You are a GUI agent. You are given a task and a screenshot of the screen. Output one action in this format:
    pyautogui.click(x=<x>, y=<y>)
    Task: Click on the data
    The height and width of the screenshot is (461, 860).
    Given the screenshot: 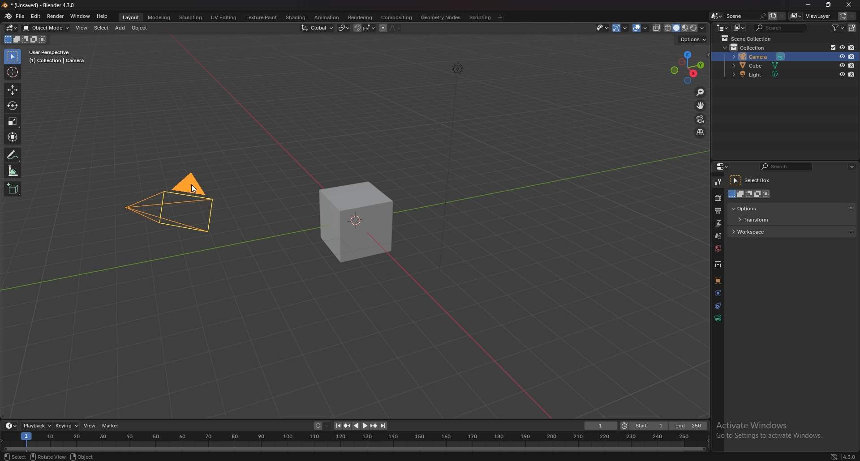 What is the action you would take?
    pyautogui.click(x=718, y=318)
    